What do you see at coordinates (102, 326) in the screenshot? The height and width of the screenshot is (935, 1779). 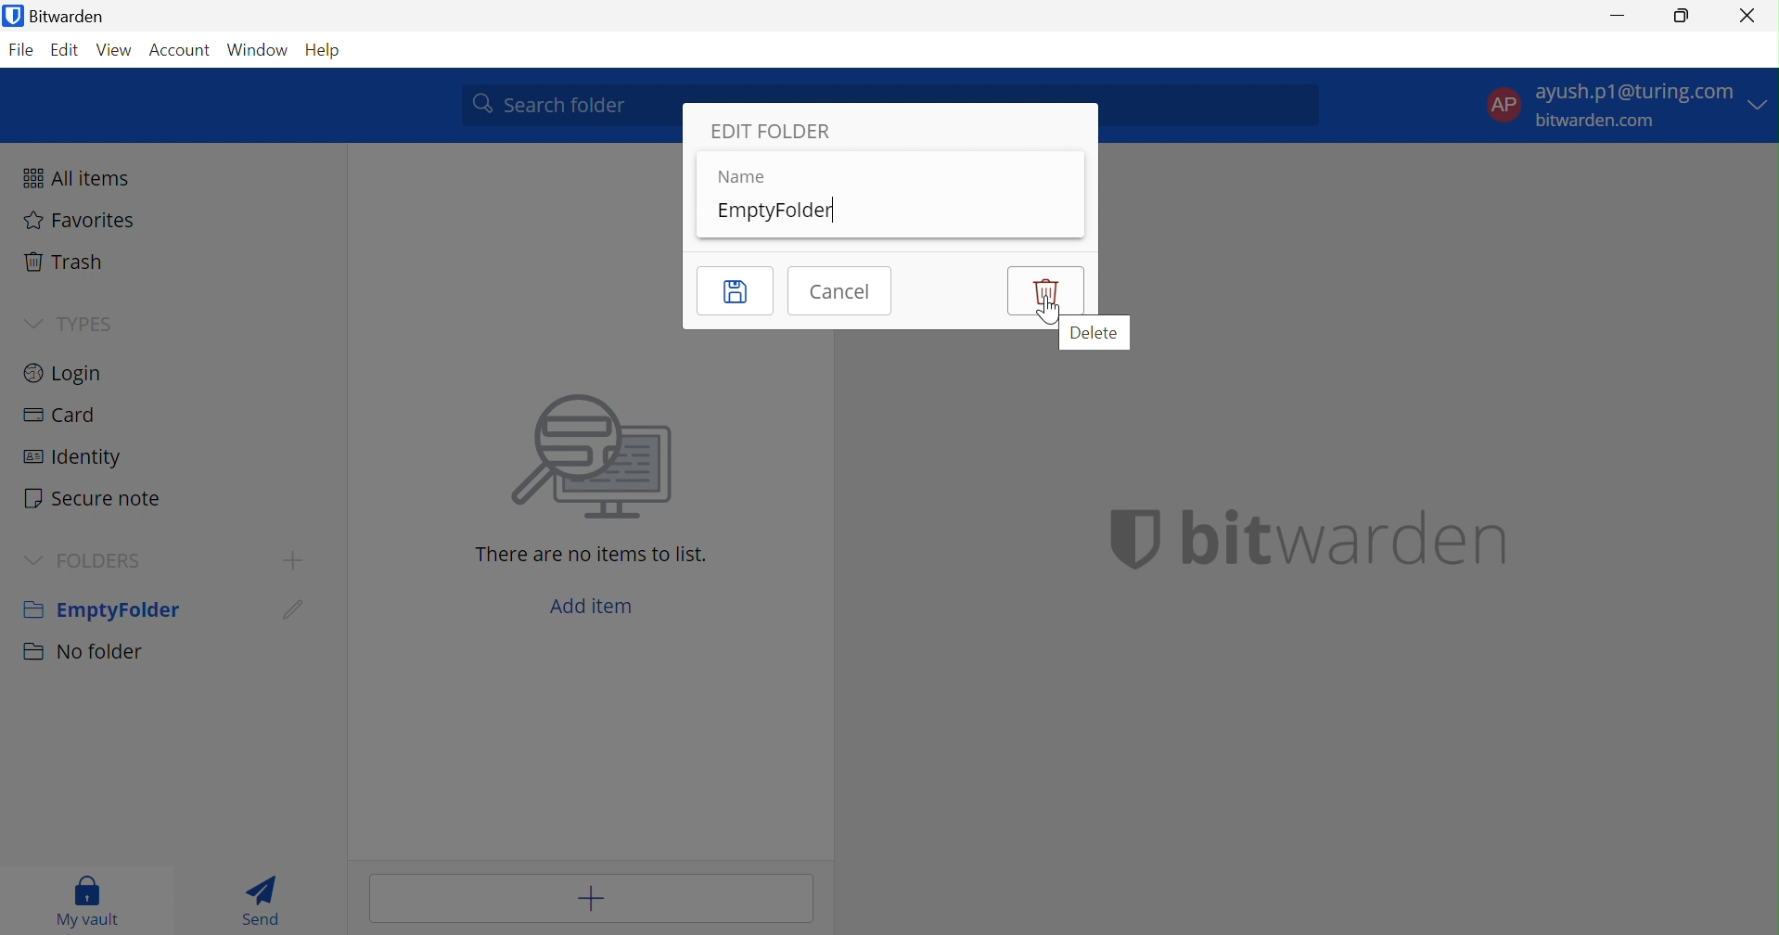 I see `TYPES` at bounding box center [102, 326].